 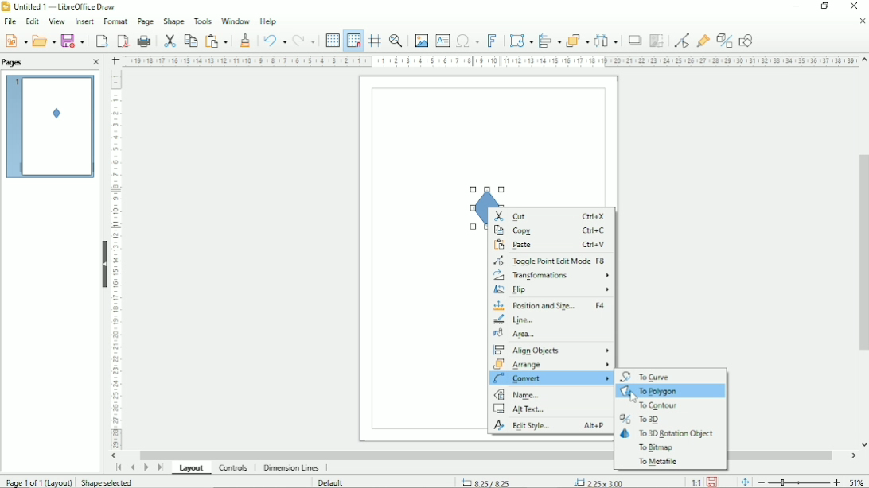 What do you see at coordinates (487, 62) in the screenshot?
I see `Horizontal scale` at bounding box center [487, 62].